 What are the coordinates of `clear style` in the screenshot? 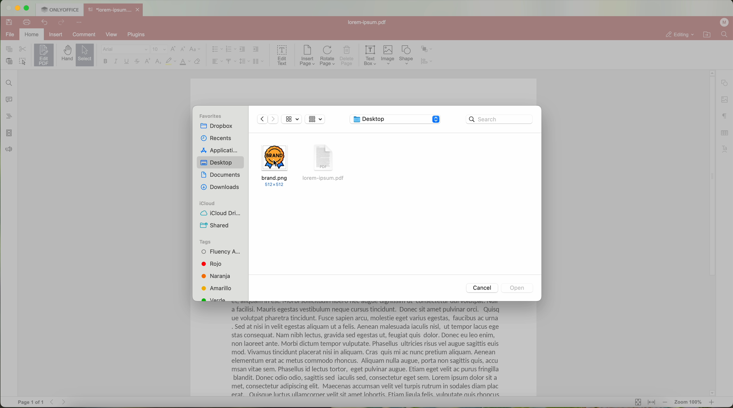 It's located at (197, 62).